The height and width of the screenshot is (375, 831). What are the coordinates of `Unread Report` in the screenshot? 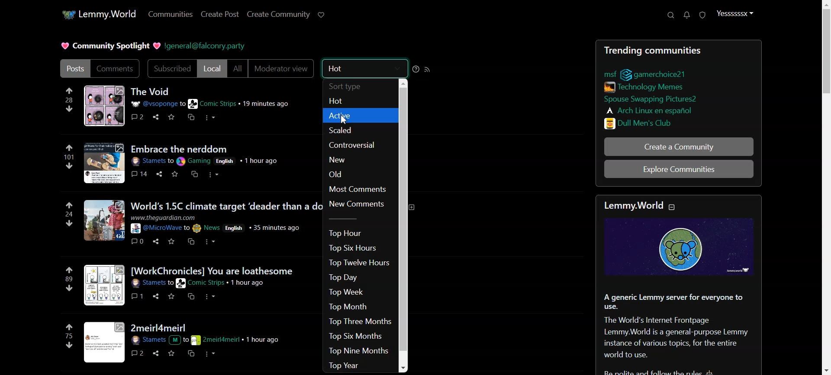 It's located at (703, 16).